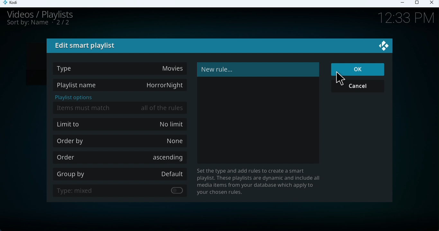 The width and height of the screenshot is (439, 231). Describe the element at coordinates (433, 4) in the screenshot. I see `Close` at that location.